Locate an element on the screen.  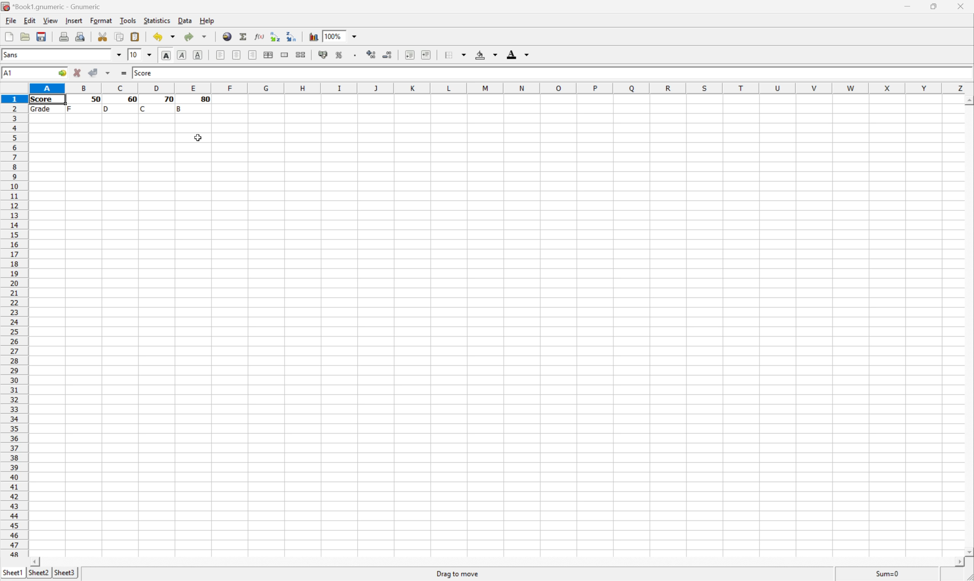
Score is located at coordinates (143, 72).